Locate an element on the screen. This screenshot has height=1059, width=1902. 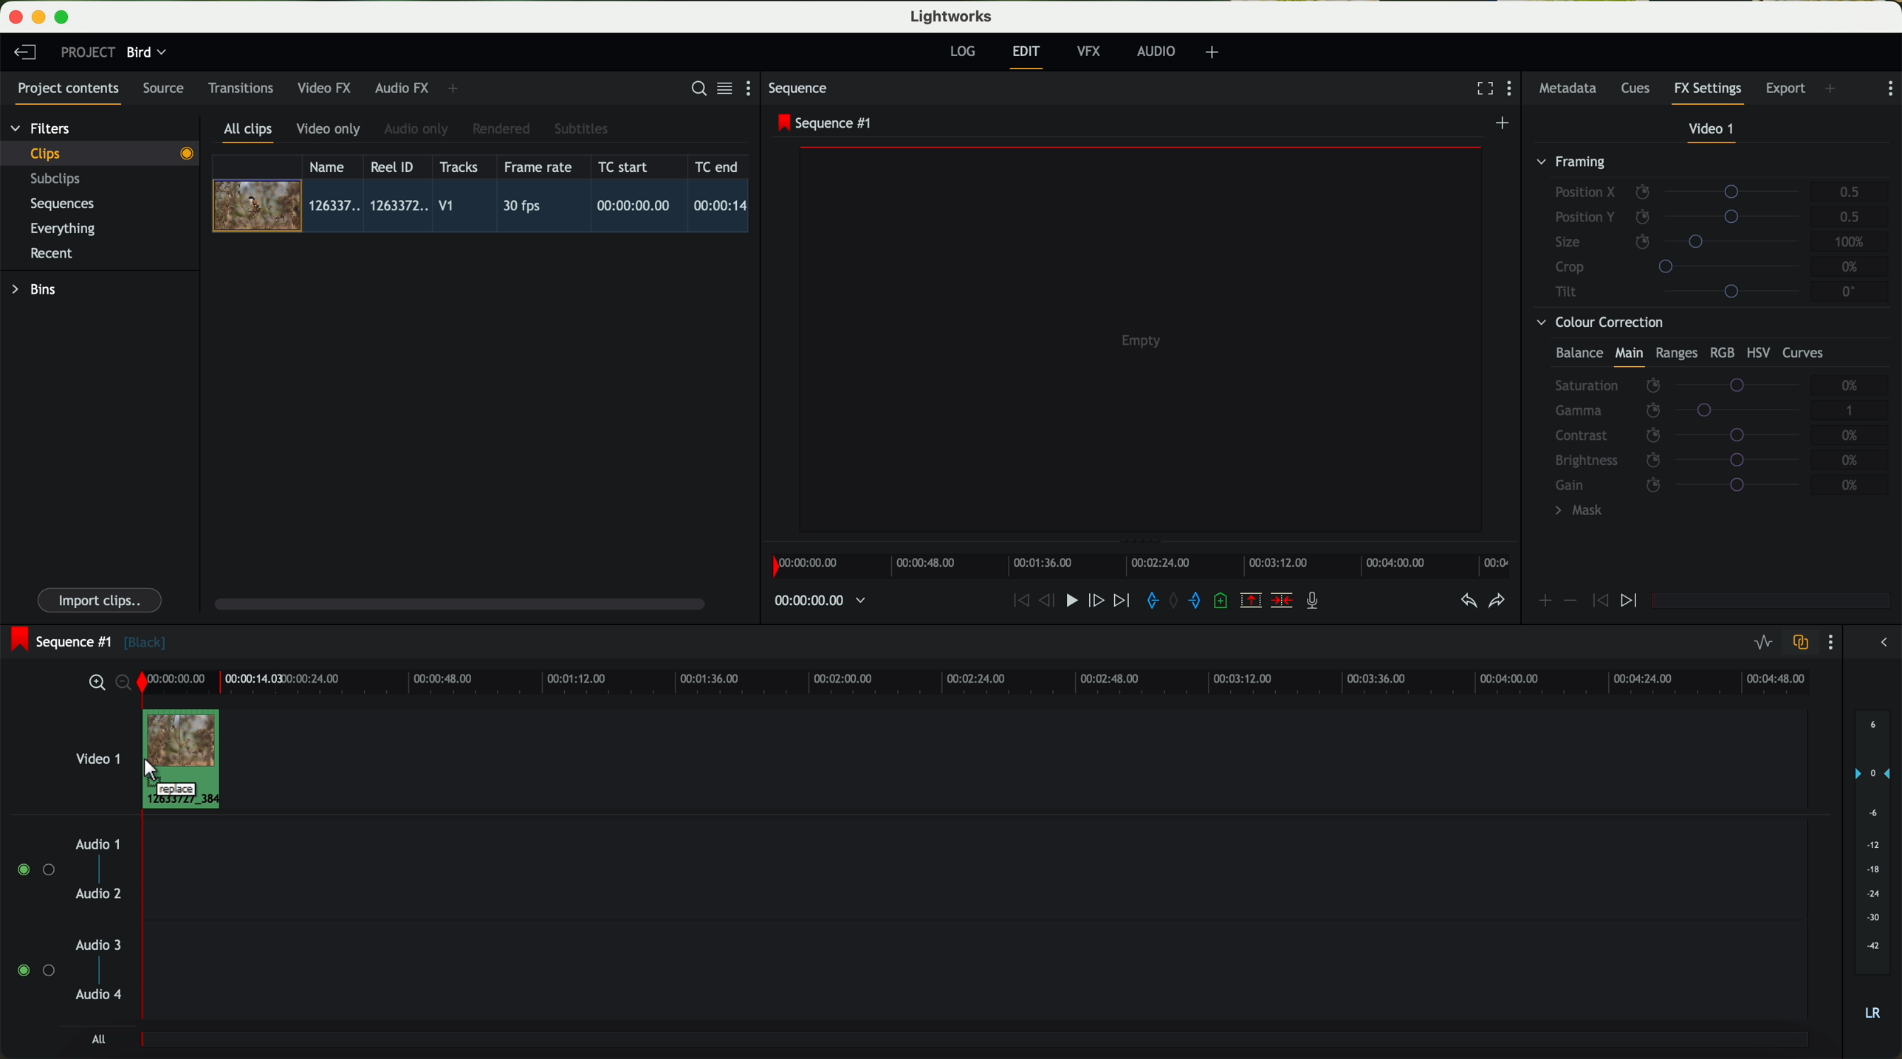
zoom in is located at coordinates (95, 683).